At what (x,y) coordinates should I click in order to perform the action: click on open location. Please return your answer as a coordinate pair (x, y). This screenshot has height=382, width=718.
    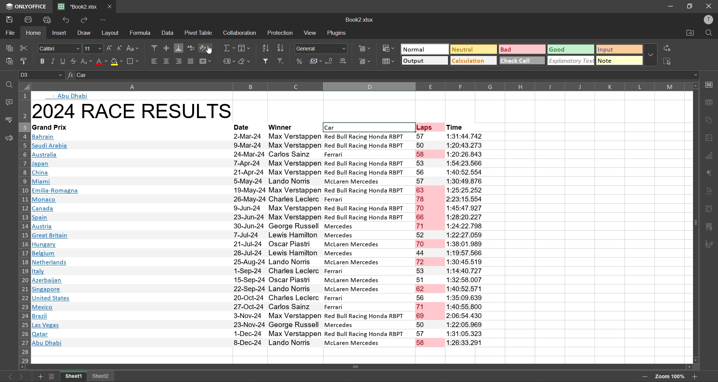
    Looking at the image, I should click on (690, 33).